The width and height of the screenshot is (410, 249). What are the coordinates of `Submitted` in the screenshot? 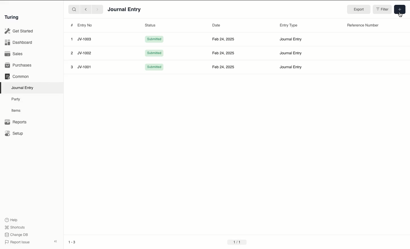 It's located at (154, 53).